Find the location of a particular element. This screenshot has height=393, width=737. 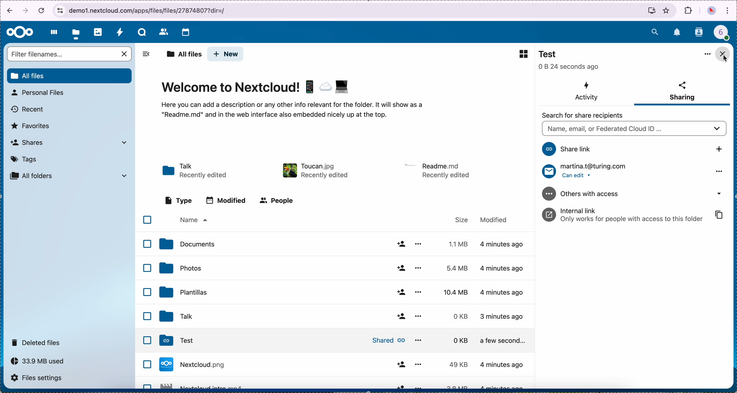

cancel is located at coordinates (42, 10).